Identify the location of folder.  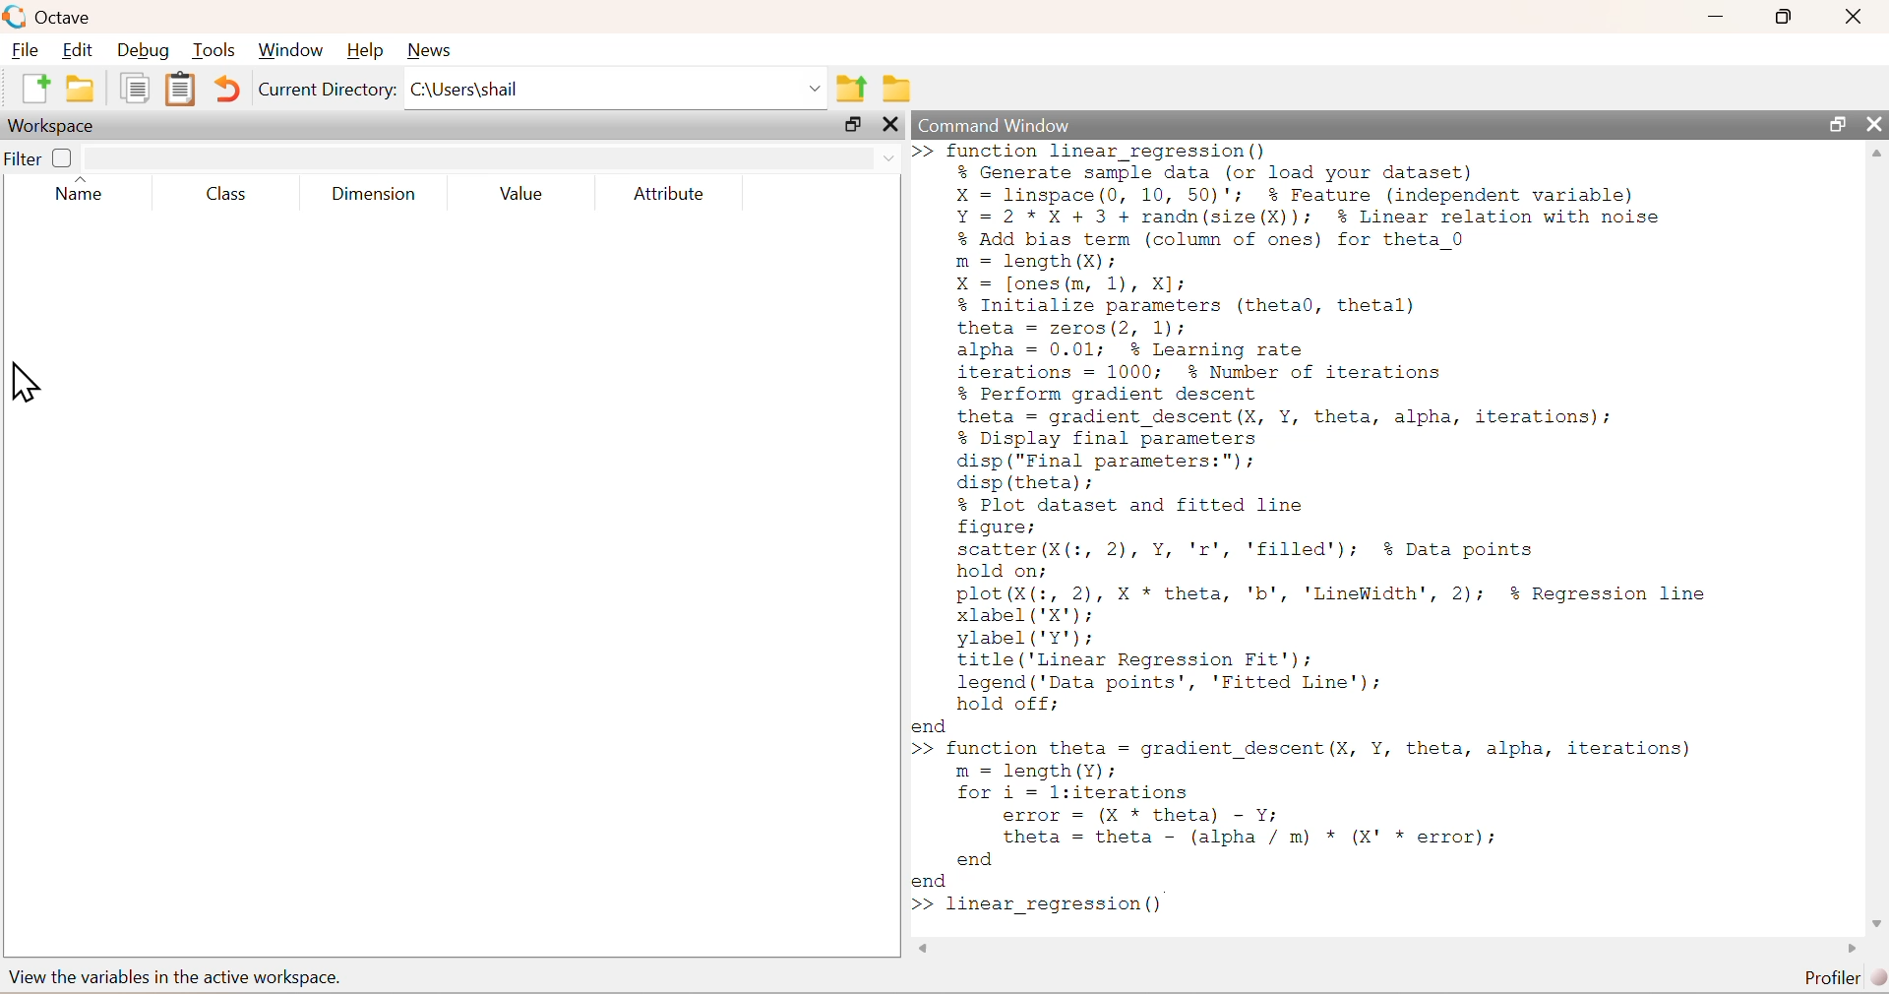
(895, 90).